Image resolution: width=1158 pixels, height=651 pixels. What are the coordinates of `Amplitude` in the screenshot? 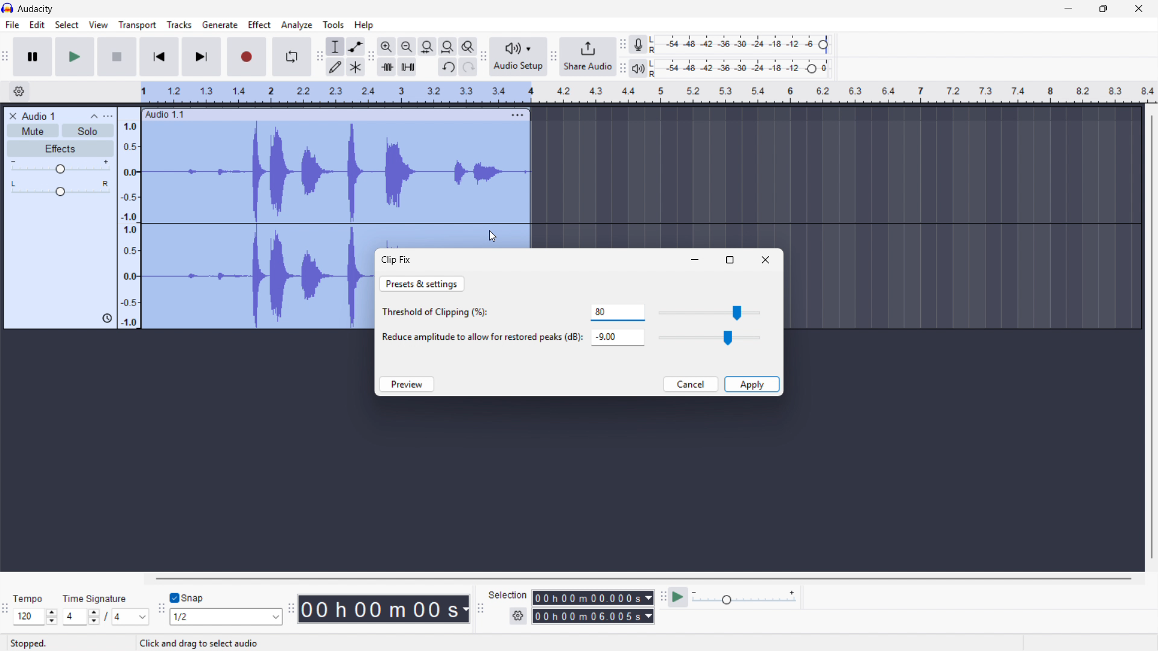 It's located at (128, 218).